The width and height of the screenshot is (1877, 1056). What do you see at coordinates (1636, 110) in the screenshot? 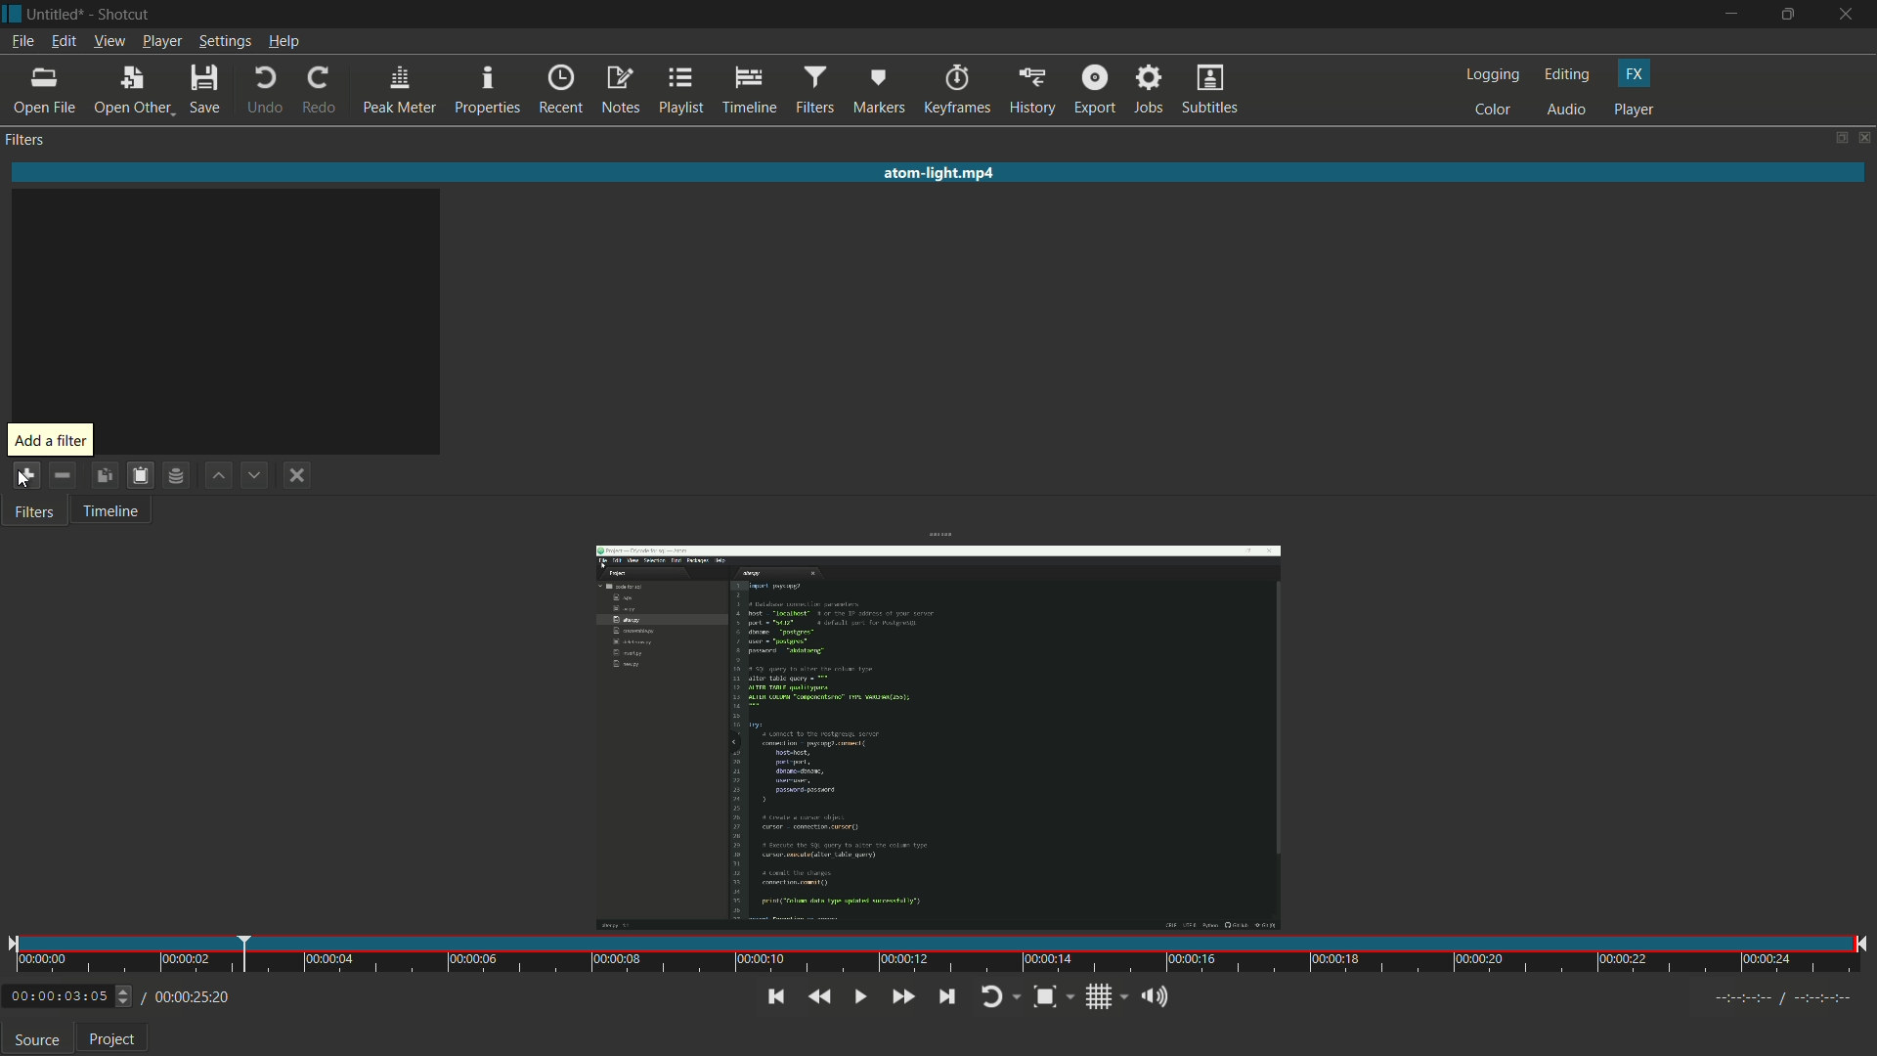
I see `player` at bounding box center [1636, 110].